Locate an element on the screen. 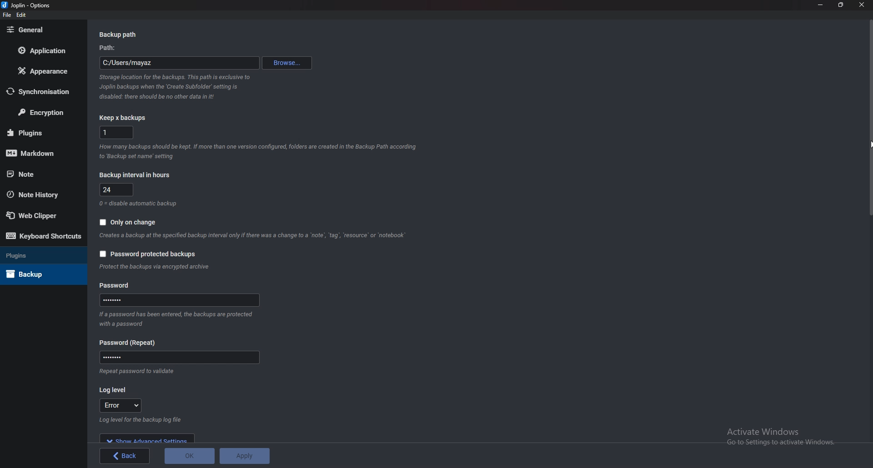  Backup interval in hours is located at coordinates (138, 174).